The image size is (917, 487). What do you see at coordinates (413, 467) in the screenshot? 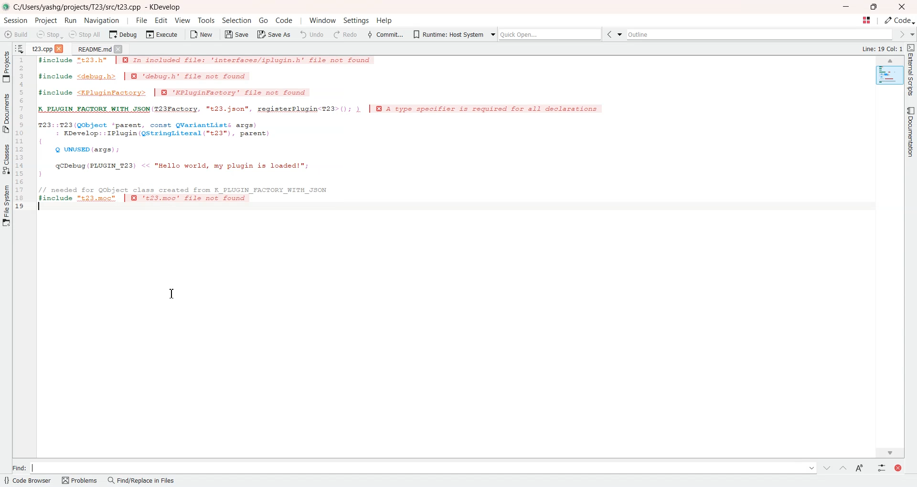
I see `Find` at bounding box center [413, 467].